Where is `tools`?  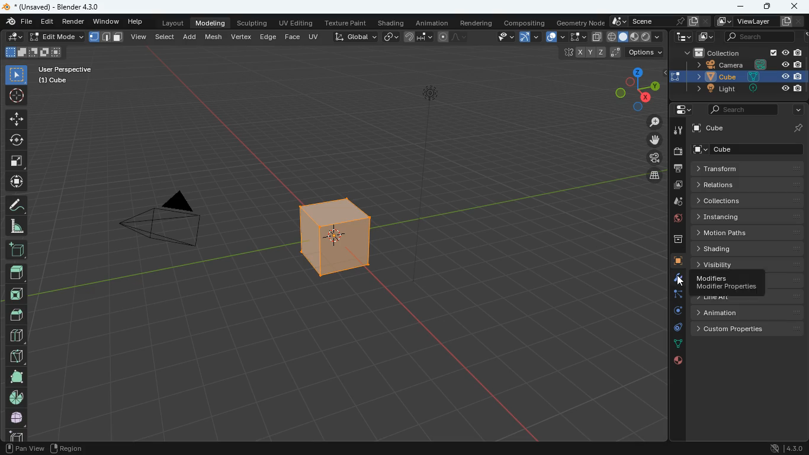
tools is located at coordinates (676, 130).